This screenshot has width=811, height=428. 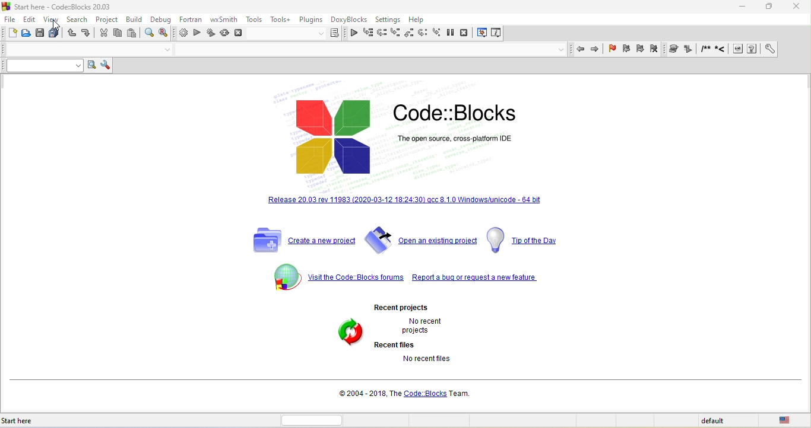 I want to click on open preference, so click(x=768, y=49).